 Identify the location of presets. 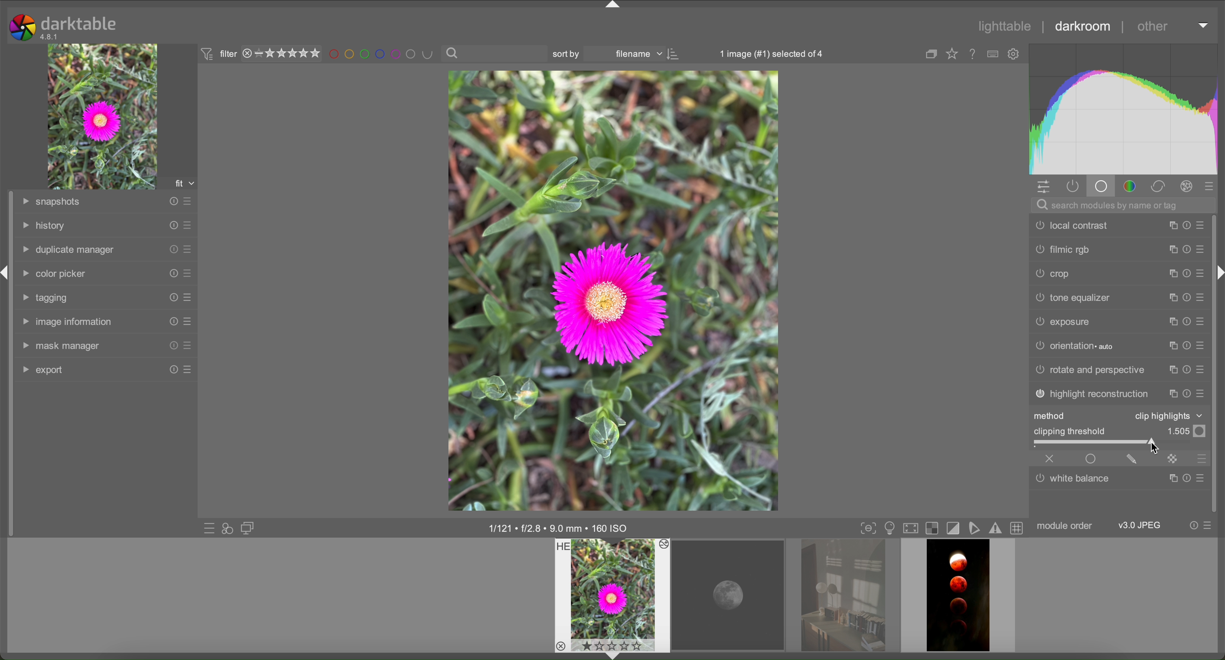
(1203, 346).